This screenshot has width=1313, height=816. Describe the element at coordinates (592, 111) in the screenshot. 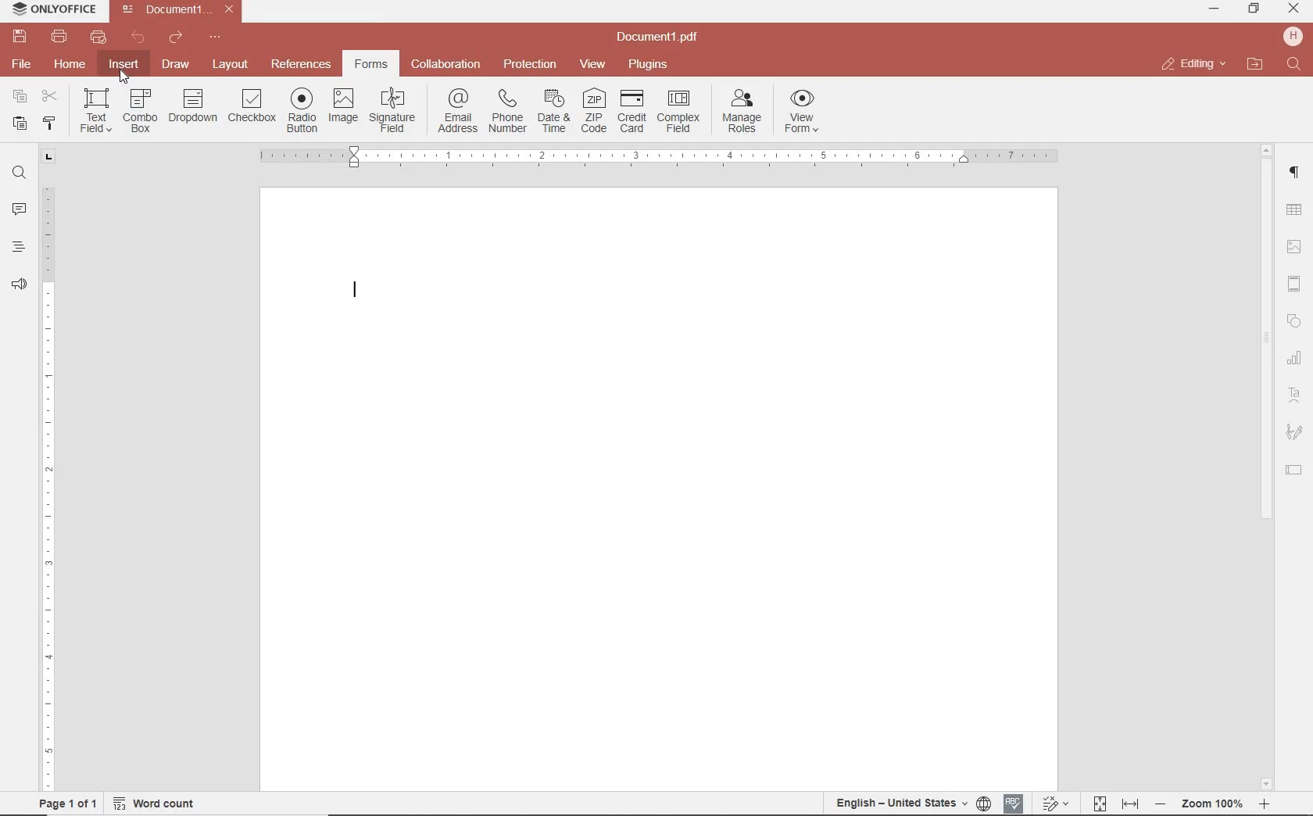

I see `insert zip code` at that location.